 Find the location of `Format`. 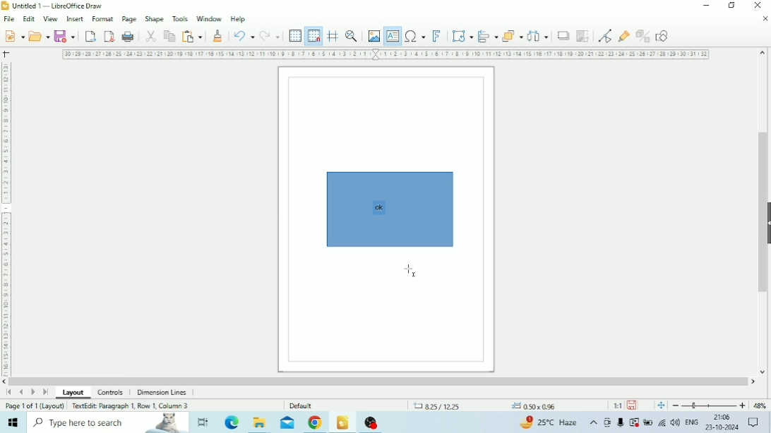

Format is located at coordinates (102, 18).